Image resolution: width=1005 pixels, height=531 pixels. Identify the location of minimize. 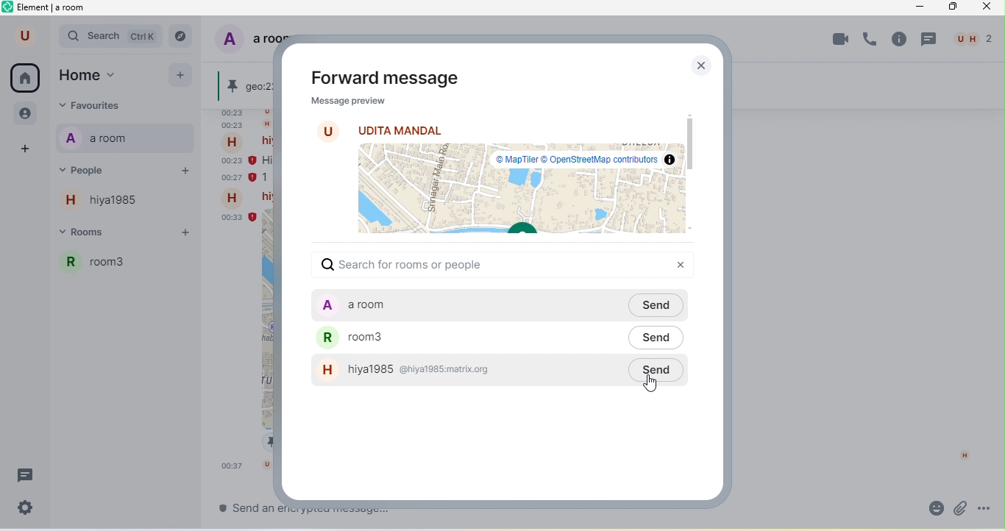
(921, 9).